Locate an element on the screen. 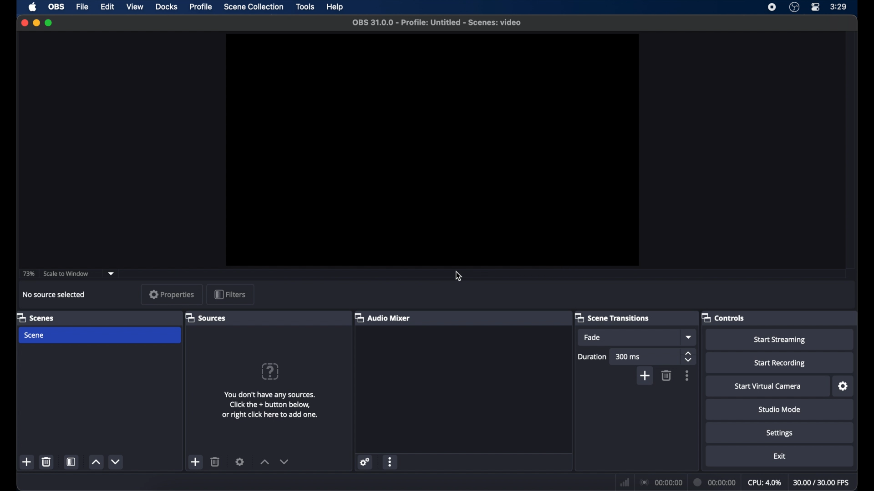 Image resolution: width=874 pixels, height=491 pixels. audio mixer is located at coordinates (383, 317).